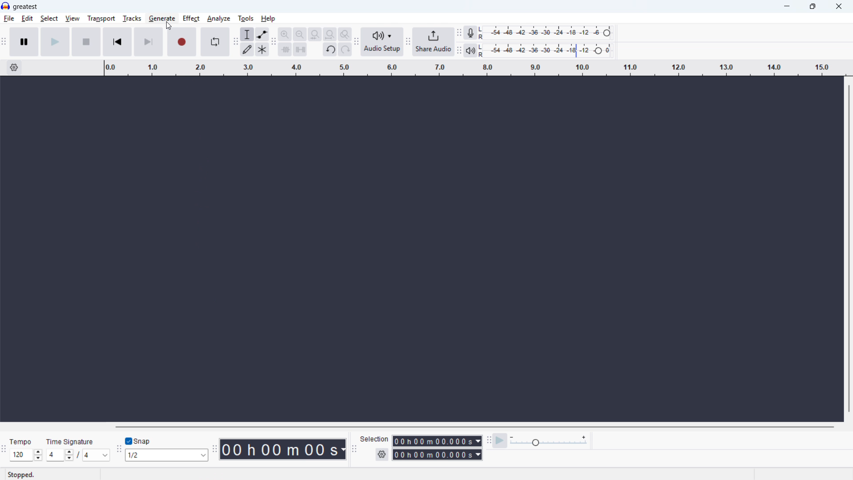  I want to click on audio setup toolbar, so click(356, 43).